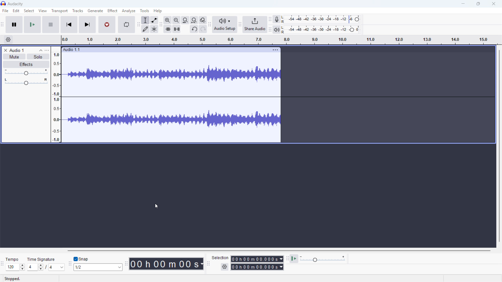  Describe the element at coordinates (158, 11) in the screenshot. I see `help ` at that location.